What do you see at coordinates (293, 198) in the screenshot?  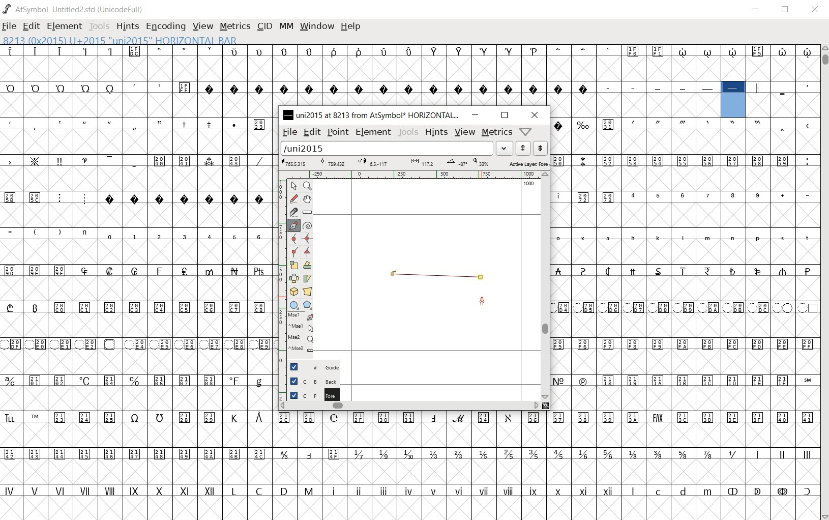 I see `draw a freehand curve` at bounding box center [293, 198].